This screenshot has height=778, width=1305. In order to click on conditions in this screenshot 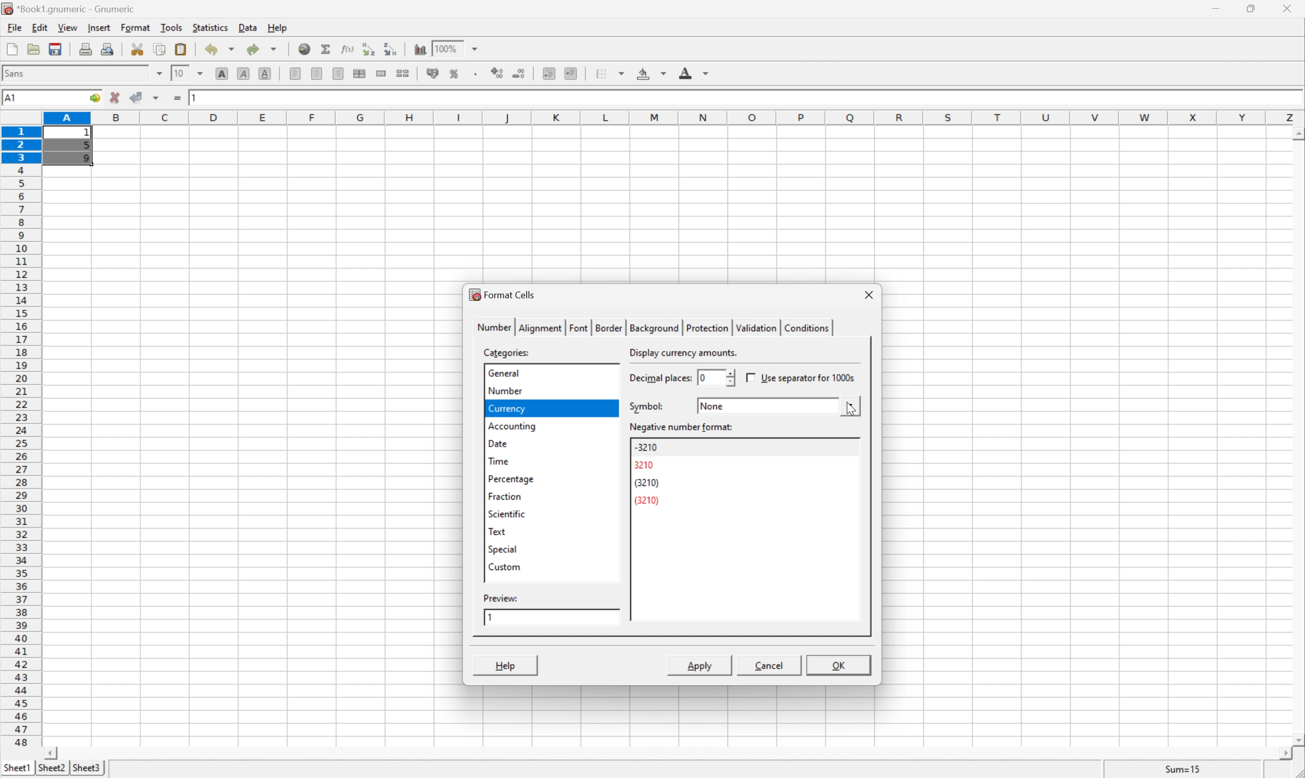, I will do `click(804, 327)`.